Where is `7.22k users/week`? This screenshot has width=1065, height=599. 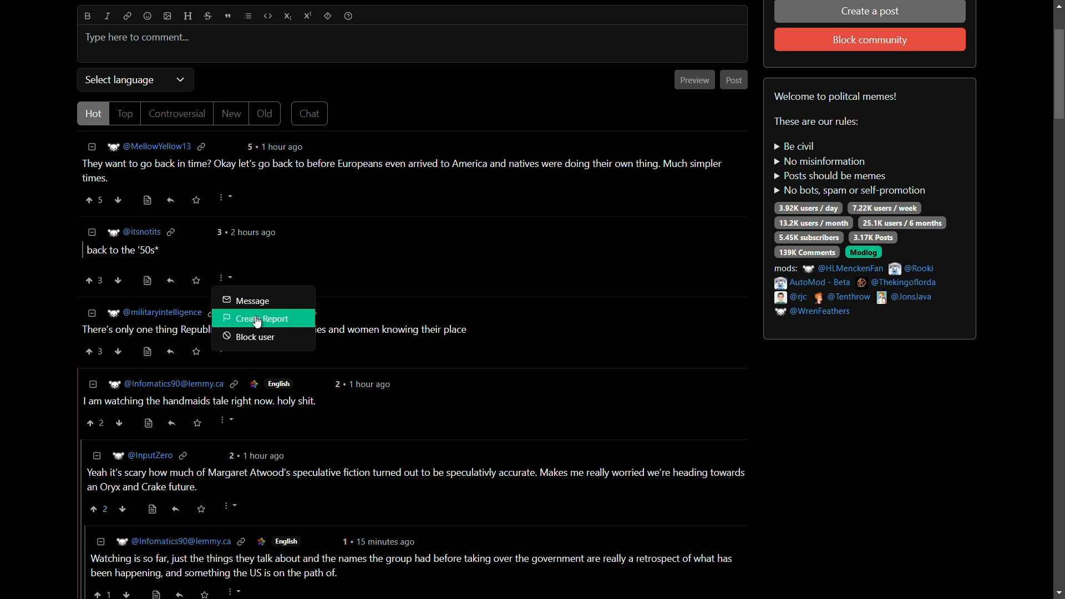 7.22k users/week is located at coordinates (884, 209).